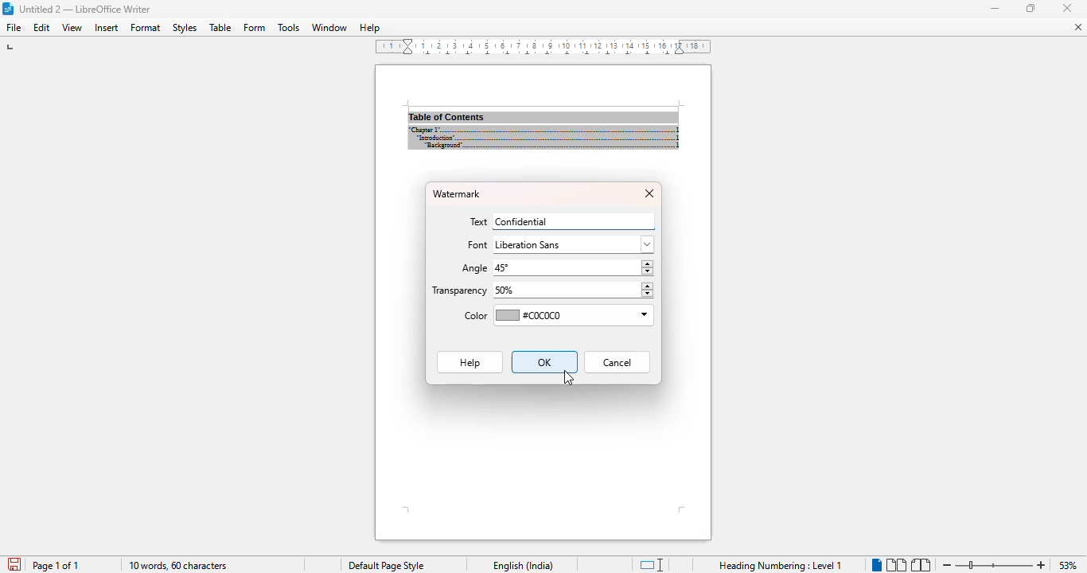 The width and height of the screenshot is (1087, 573). What do you see at coordinates (1032, 9) in the screenshot?
I see `maximize` at bounding box center [1032, 9].